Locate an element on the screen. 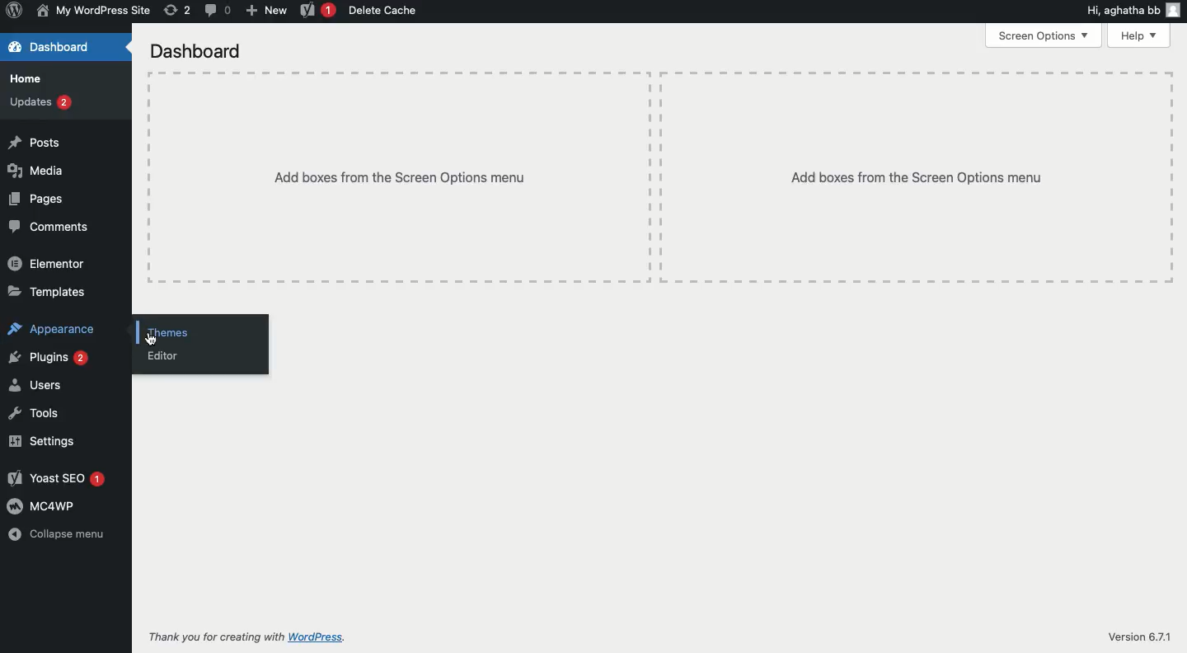 The width and height of the screenshot is (1187, 653). Comments is located at coordinates (55, 228).